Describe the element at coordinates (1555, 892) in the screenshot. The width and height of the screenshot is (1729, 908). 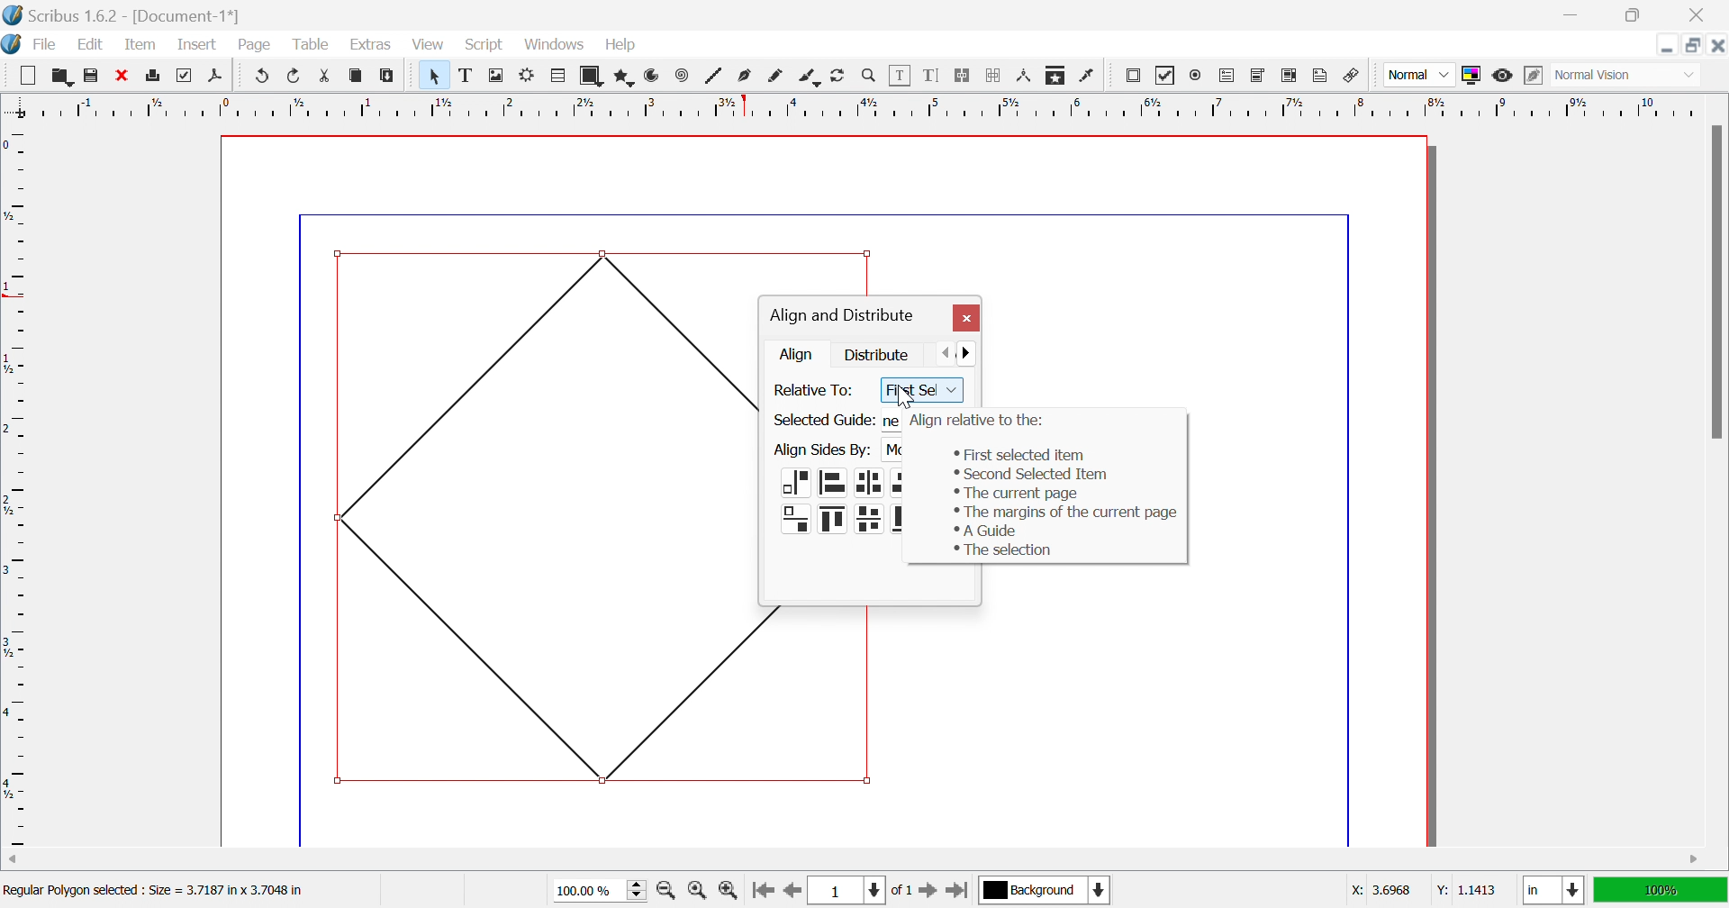
I see `in` at that location.